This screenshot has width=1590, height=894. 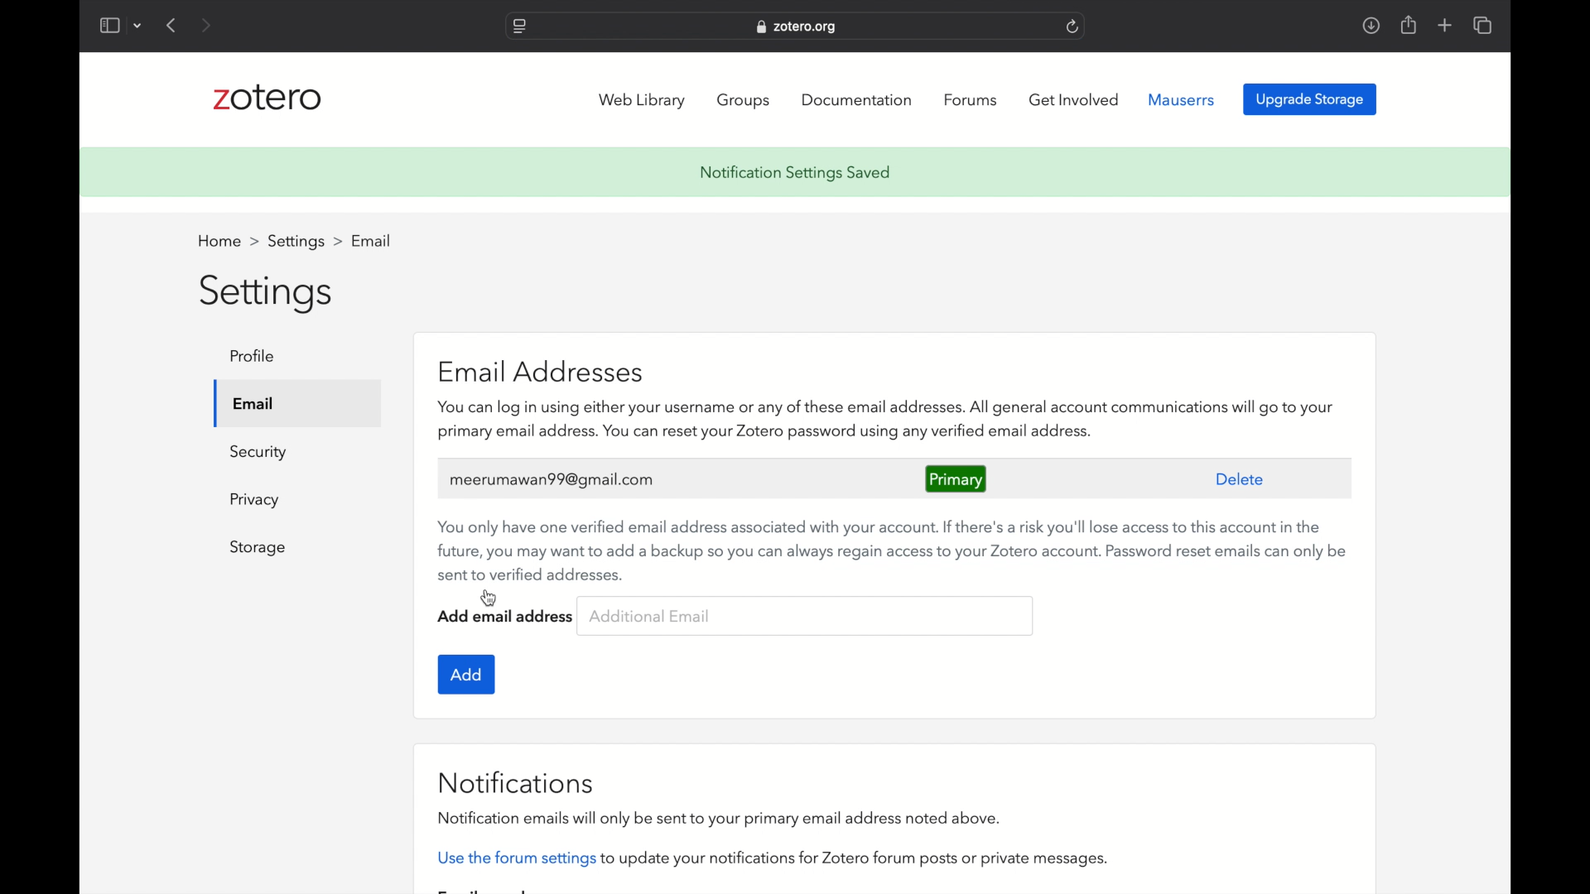 I want to click on add, so click(x=466, y=675).